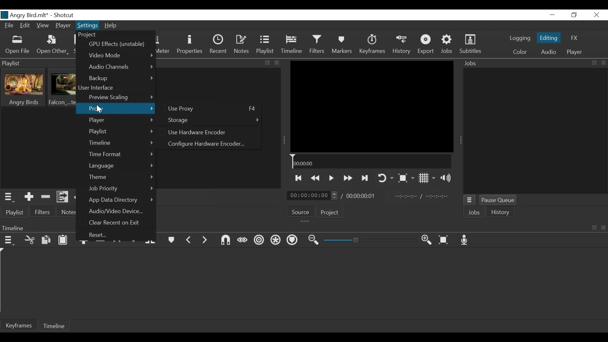  What do you see at coordinates (88, 26) in the screenshot?
I see `Settings` at bounding box center [88, 26].